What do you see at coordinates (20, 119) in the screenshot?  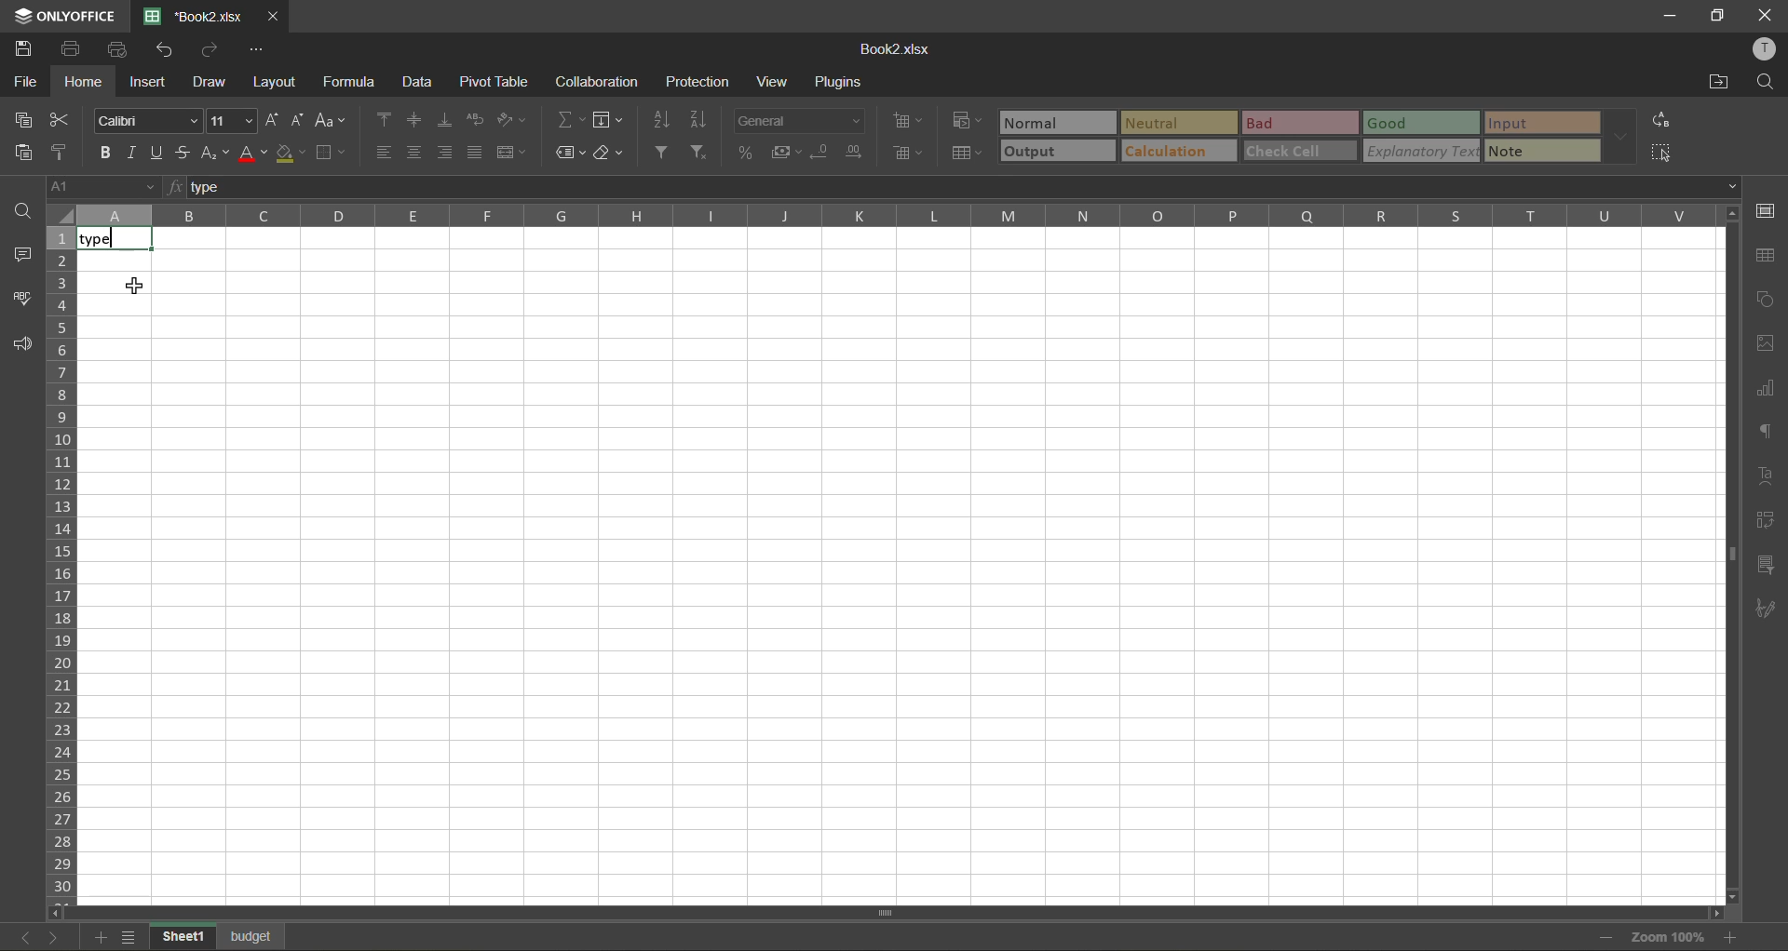 I see `copy` at bounding box center [20, 119].